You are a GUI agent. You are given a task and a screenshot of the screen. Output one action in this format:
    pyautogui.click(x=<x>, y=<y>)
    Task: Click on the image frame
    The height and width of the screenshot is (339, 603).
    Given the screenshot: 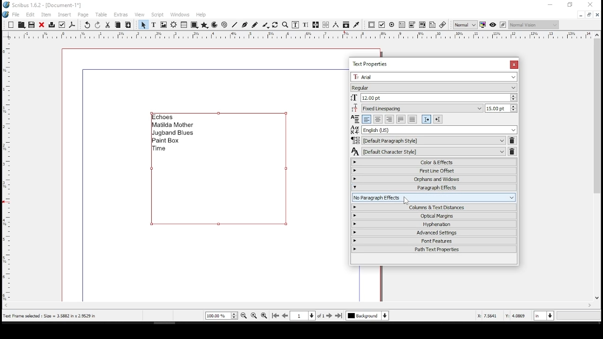 What is the action you would take?
    pyautogui.click(x=163, y=25)
    